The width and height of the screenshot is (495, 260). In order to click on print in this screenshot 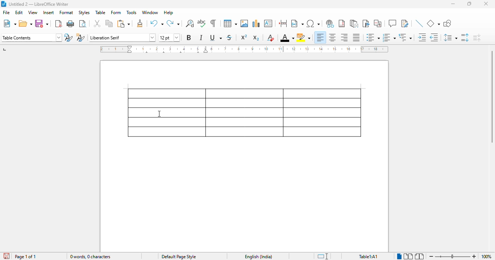, I will do `click(71, 24)`.